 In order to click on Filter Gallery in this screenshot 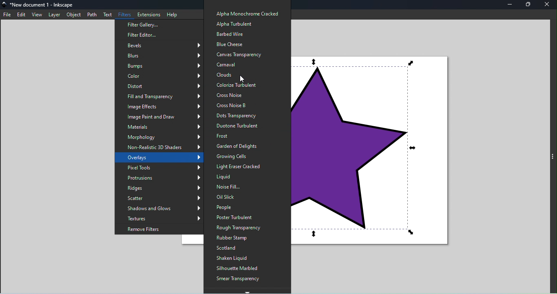, I will do `click(157, 25)`.